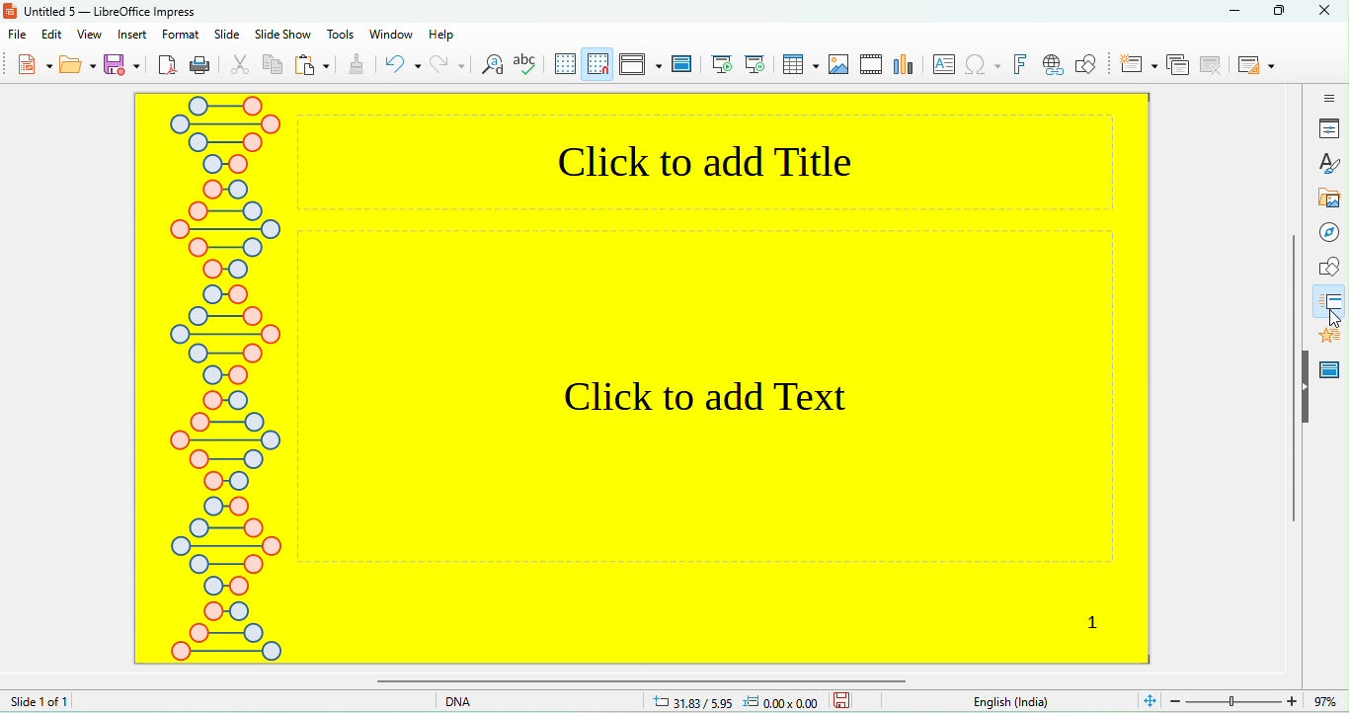 The width and height of the screenshot is (1349, 713). Describe the element at coordinates (390, 38) in the screenshot. I see `window` at that location.